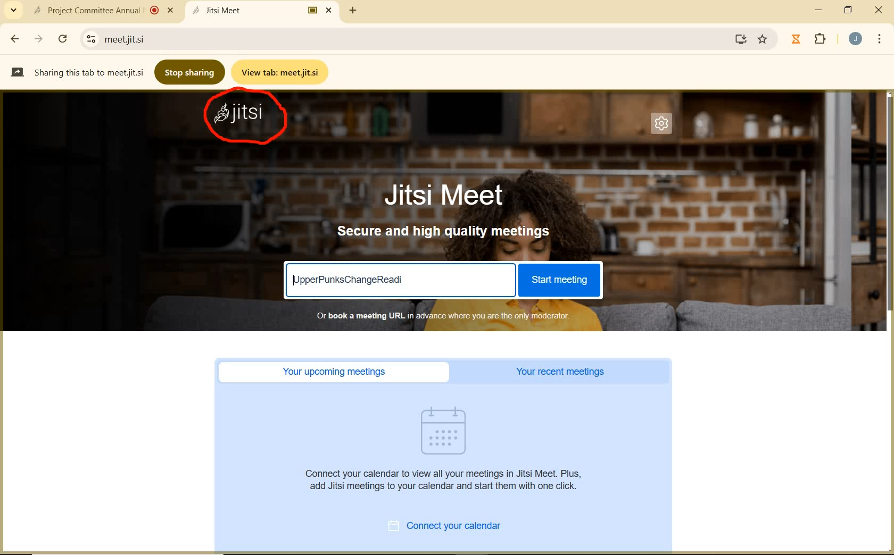  Describe the element at coordinates (880, 40) in the screenshot. I see `CUSTOMIZE GOOGLE CHROME` at that location.